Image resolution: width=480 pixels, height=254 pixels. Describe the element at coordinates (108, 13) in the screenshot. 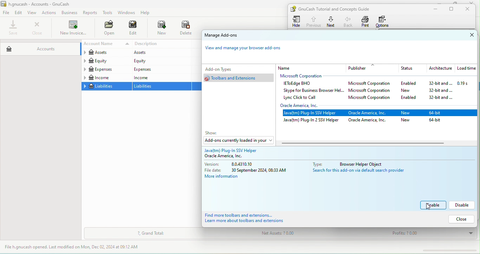

I see `tools` at that location.